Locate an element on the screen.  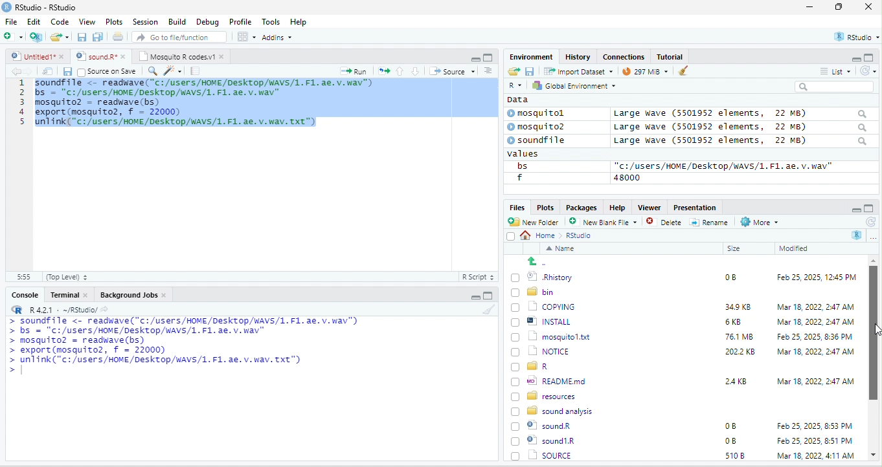
[) = R is located at coordinates (537, 367).